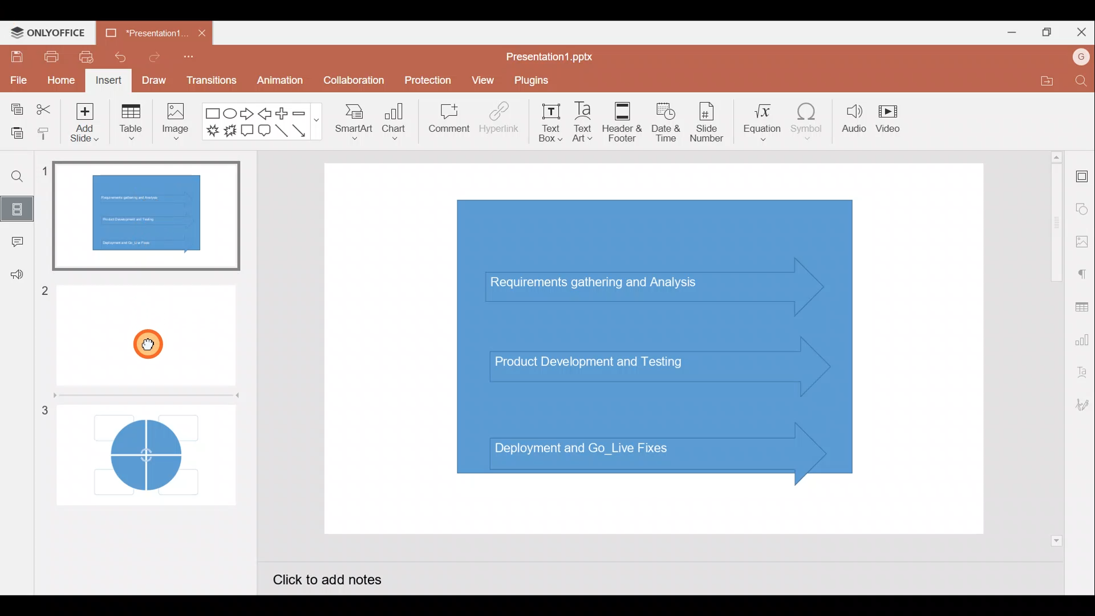 This screenshot has width=1095, height=616. I want to click on Feedback & support, so click(15, 278).